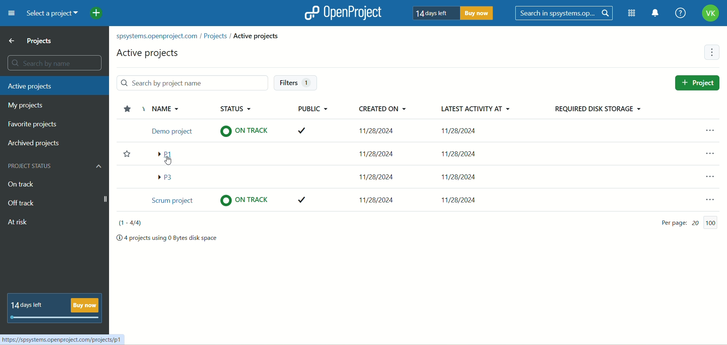 This screenshot has height=345, width=727. I want to click on cursor, so click(167, 162).